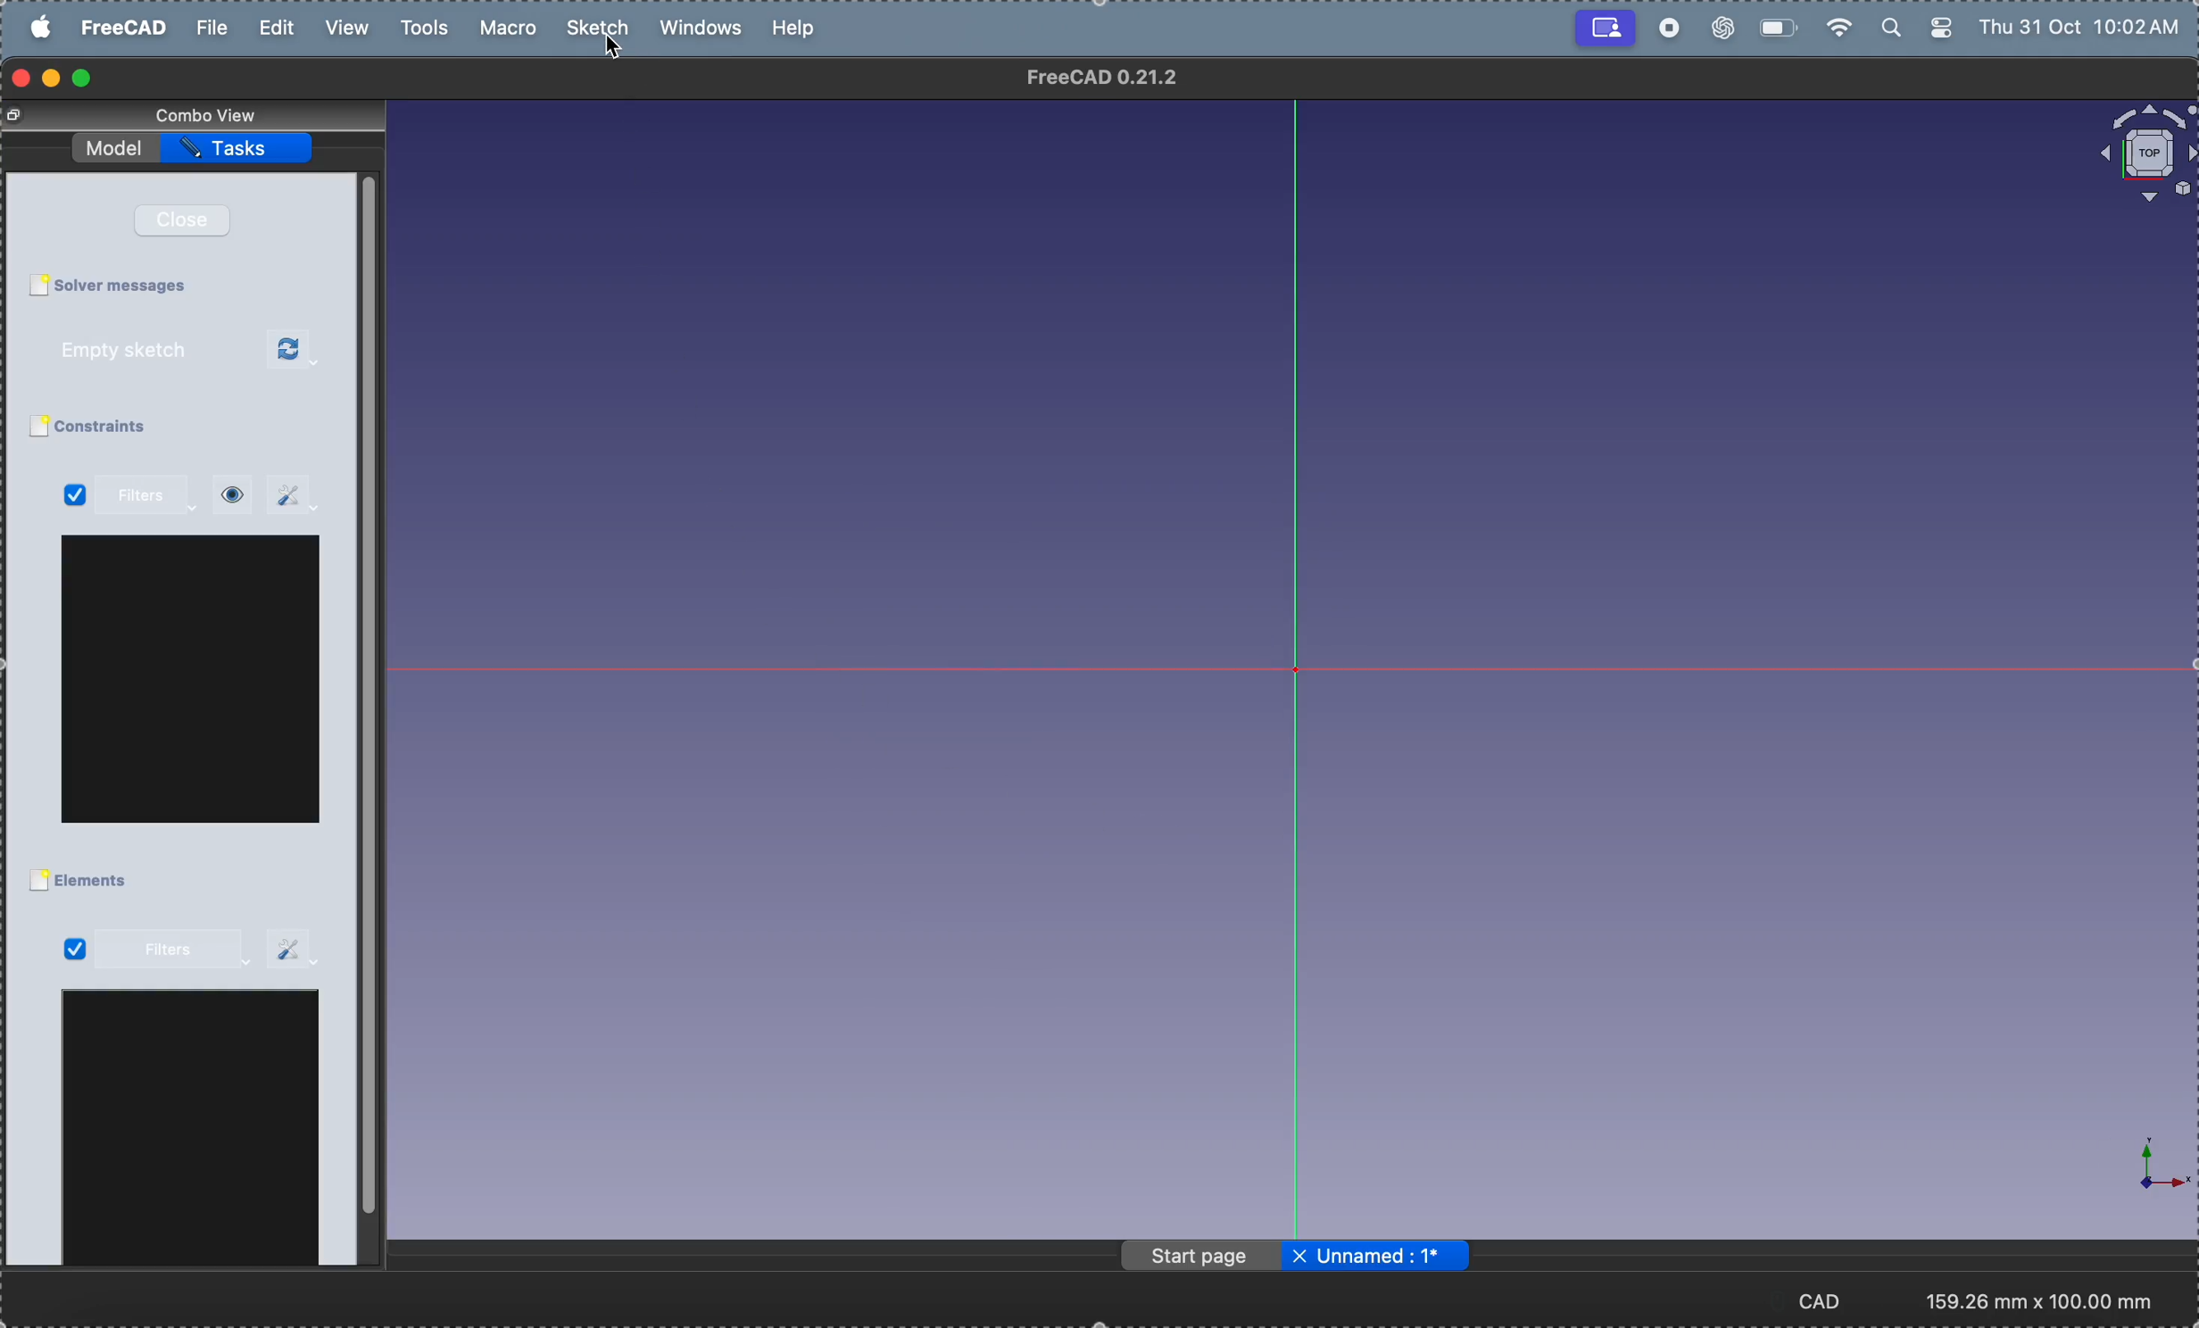 The image size is (2199, 1328). I want to click on Recording, so click(1606, 26).